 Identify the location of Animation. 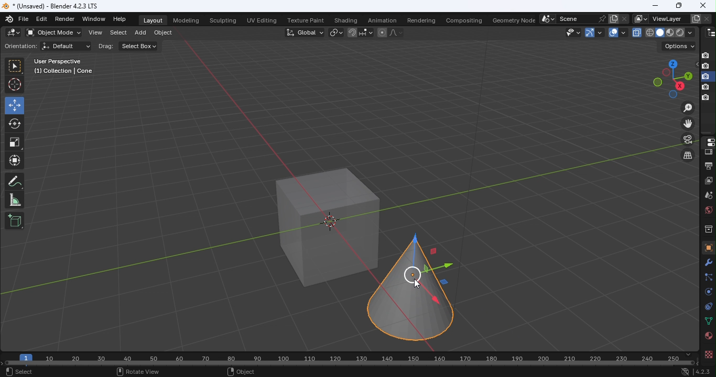
(379, 20).